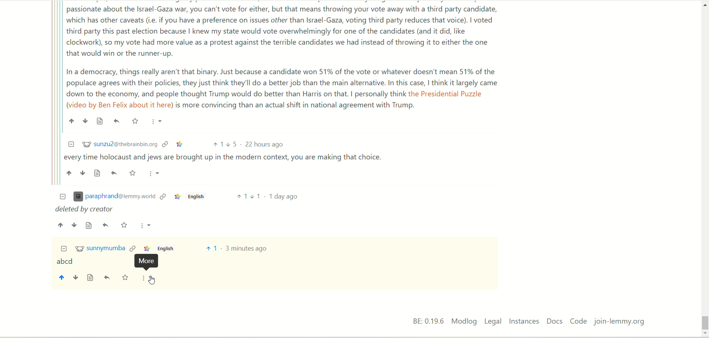 The width and height of the screenshot is (709, 338). Describe the element at coordinates (100, 249) in the screenshot. I see `%¥ sunnymumba` at that location.